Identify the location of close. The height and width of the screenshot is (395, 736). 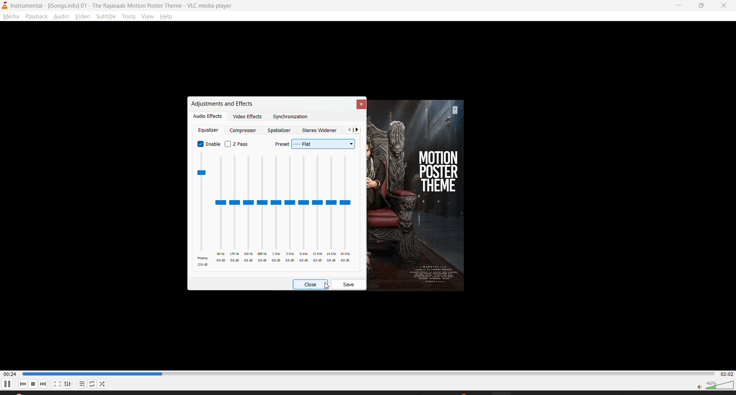
(312, 285).